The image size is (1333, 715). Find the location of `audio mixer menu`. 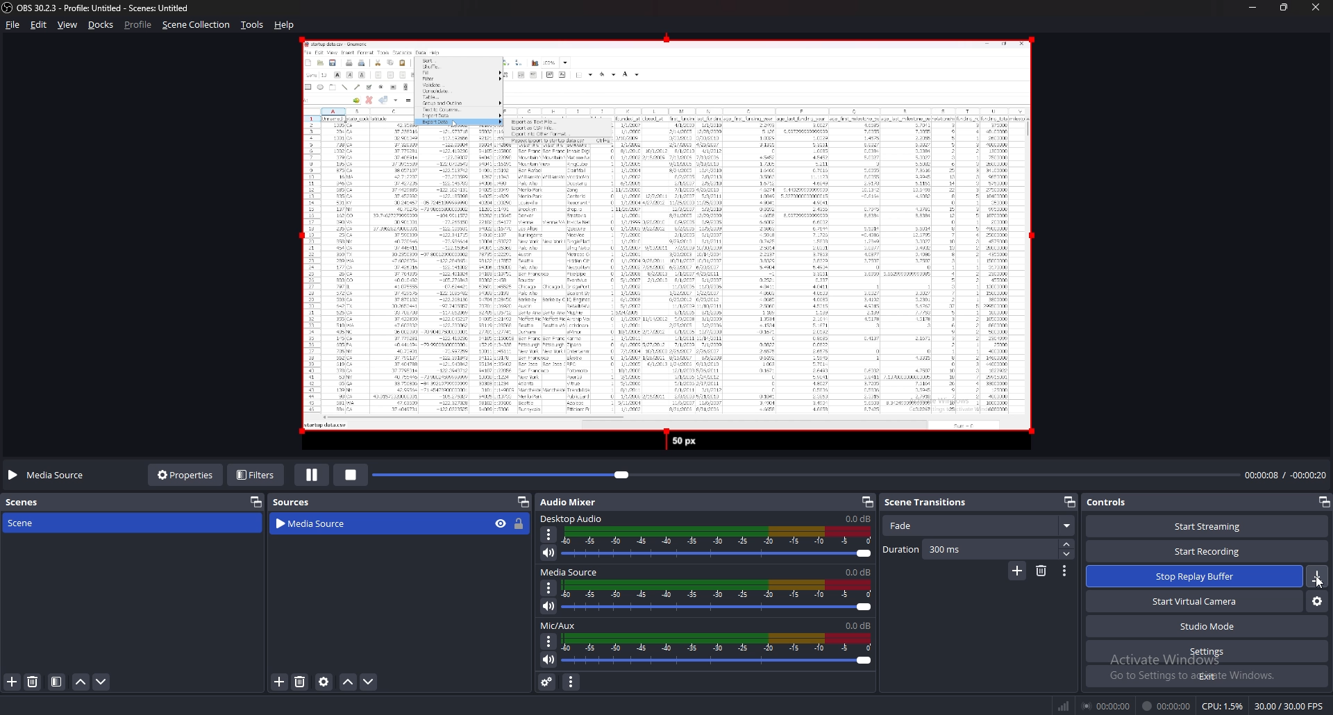

audio mixer menu is located at coordinates (571, 682).